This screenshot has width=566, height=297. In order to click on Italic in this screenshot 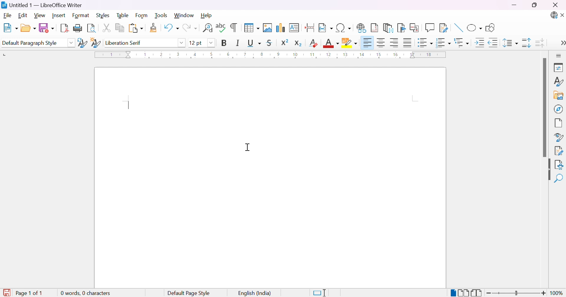, I will do `click(238, 43)`.